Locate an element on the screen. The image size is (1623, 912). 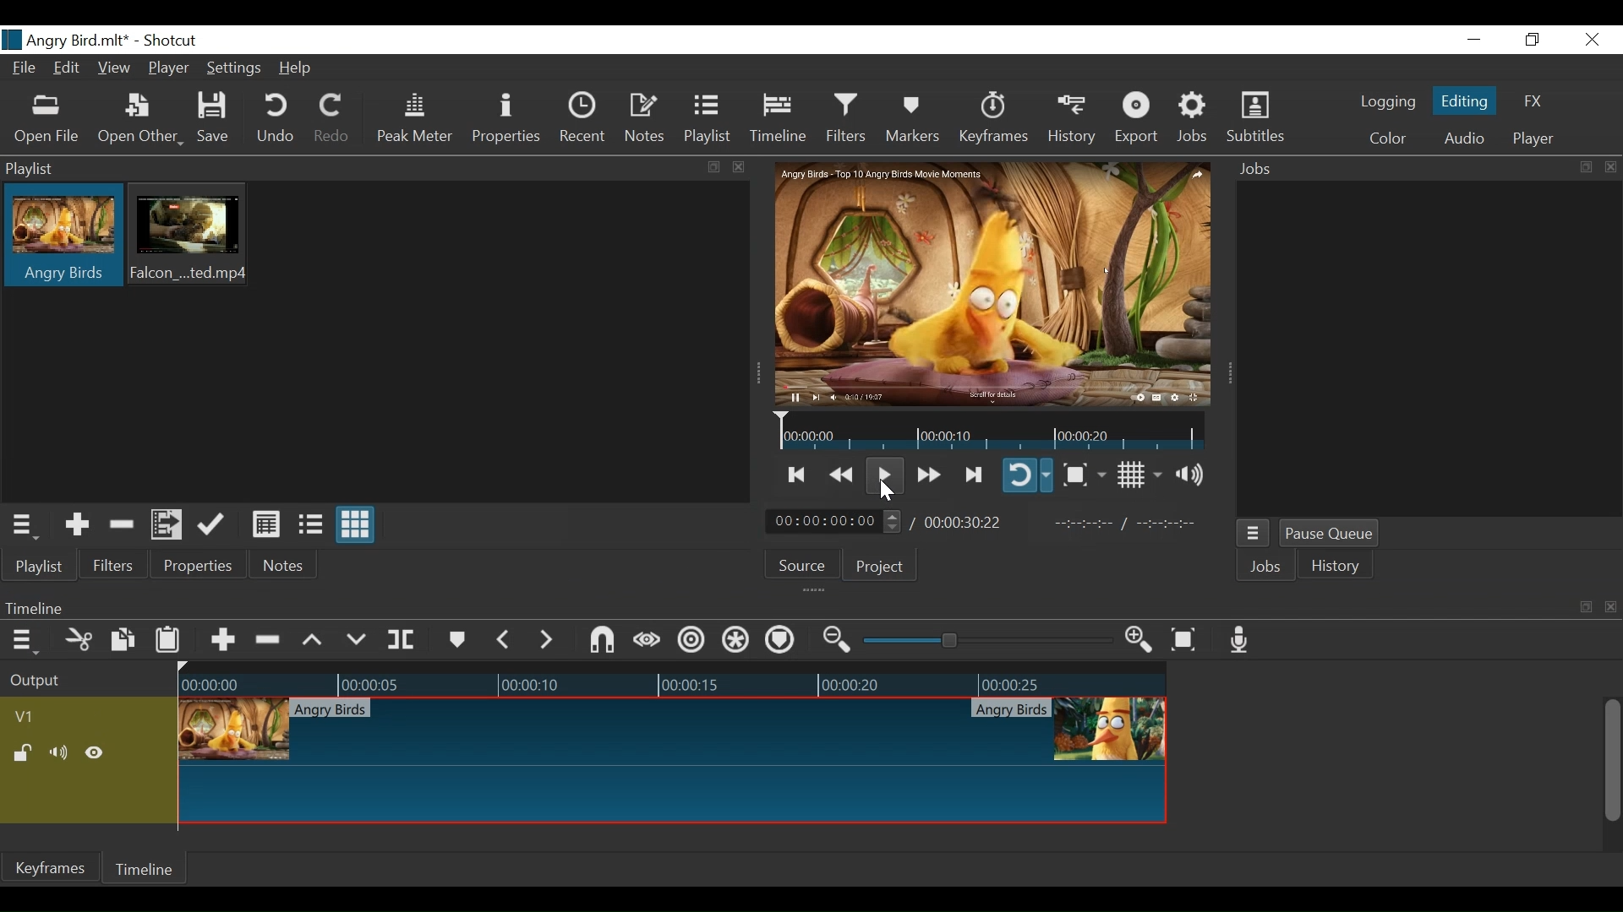
Filters is located at coordinates (116, 567).